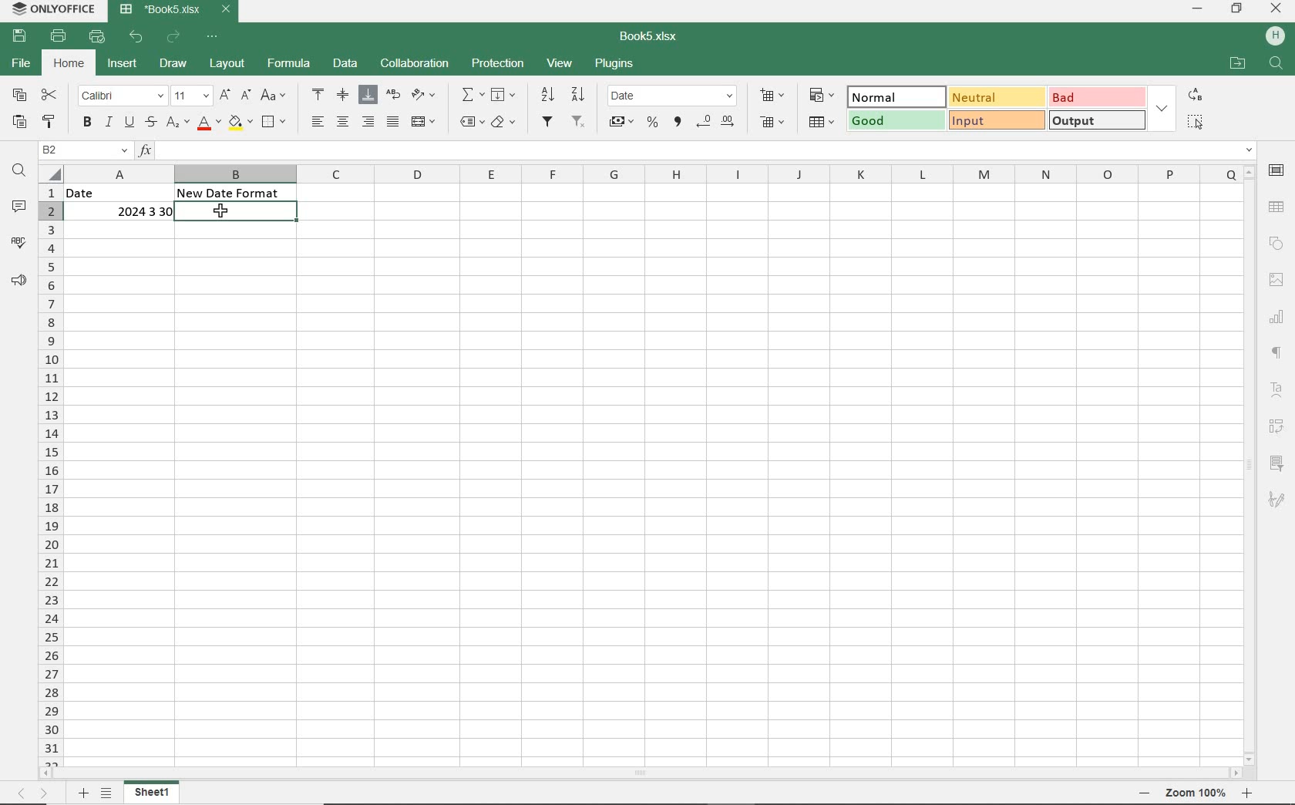 The width and height of the screenshot is (1295, 805). What do you see at coordinates (346, 64) in the screenshot?
I see `DATA` at bounding box center [346, 64].